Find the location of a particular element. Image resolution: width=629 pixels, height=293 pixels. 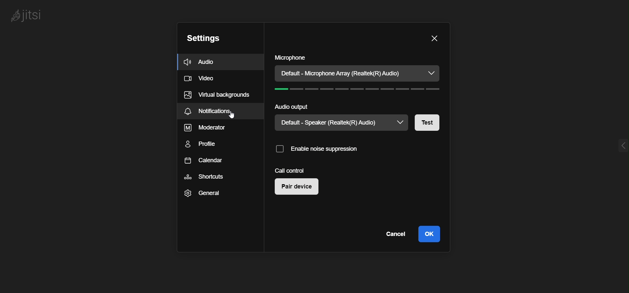

enable noise suppression is located at coordinates (317, 149).